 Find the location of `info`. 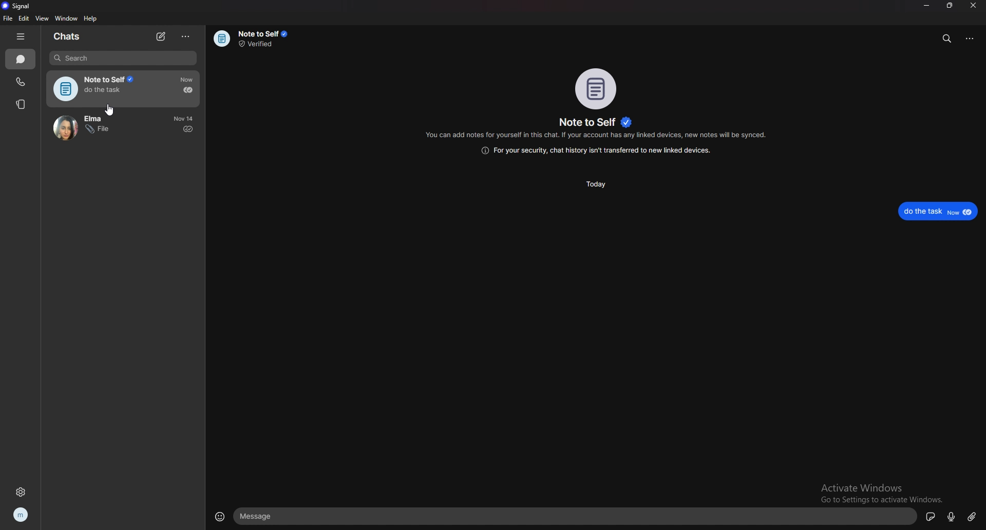

info is located at coordinates (252, 38).